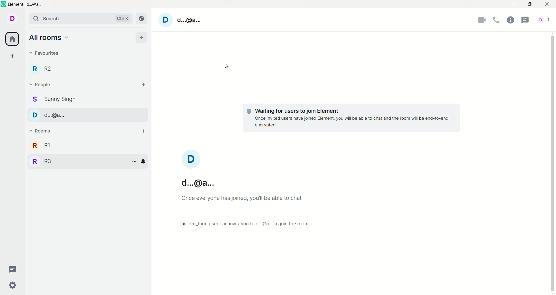  What do you see at coordinates (247, 211) in the screenshot?
I see `text` at bounding box center [247, 211].